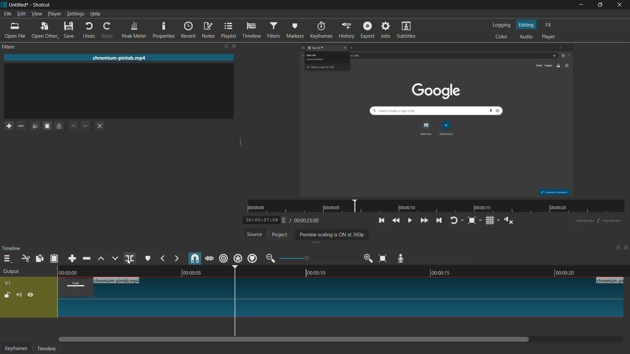 The width and height of the screenshot is (630, 354). I want to click on v1, so click(9, 284).